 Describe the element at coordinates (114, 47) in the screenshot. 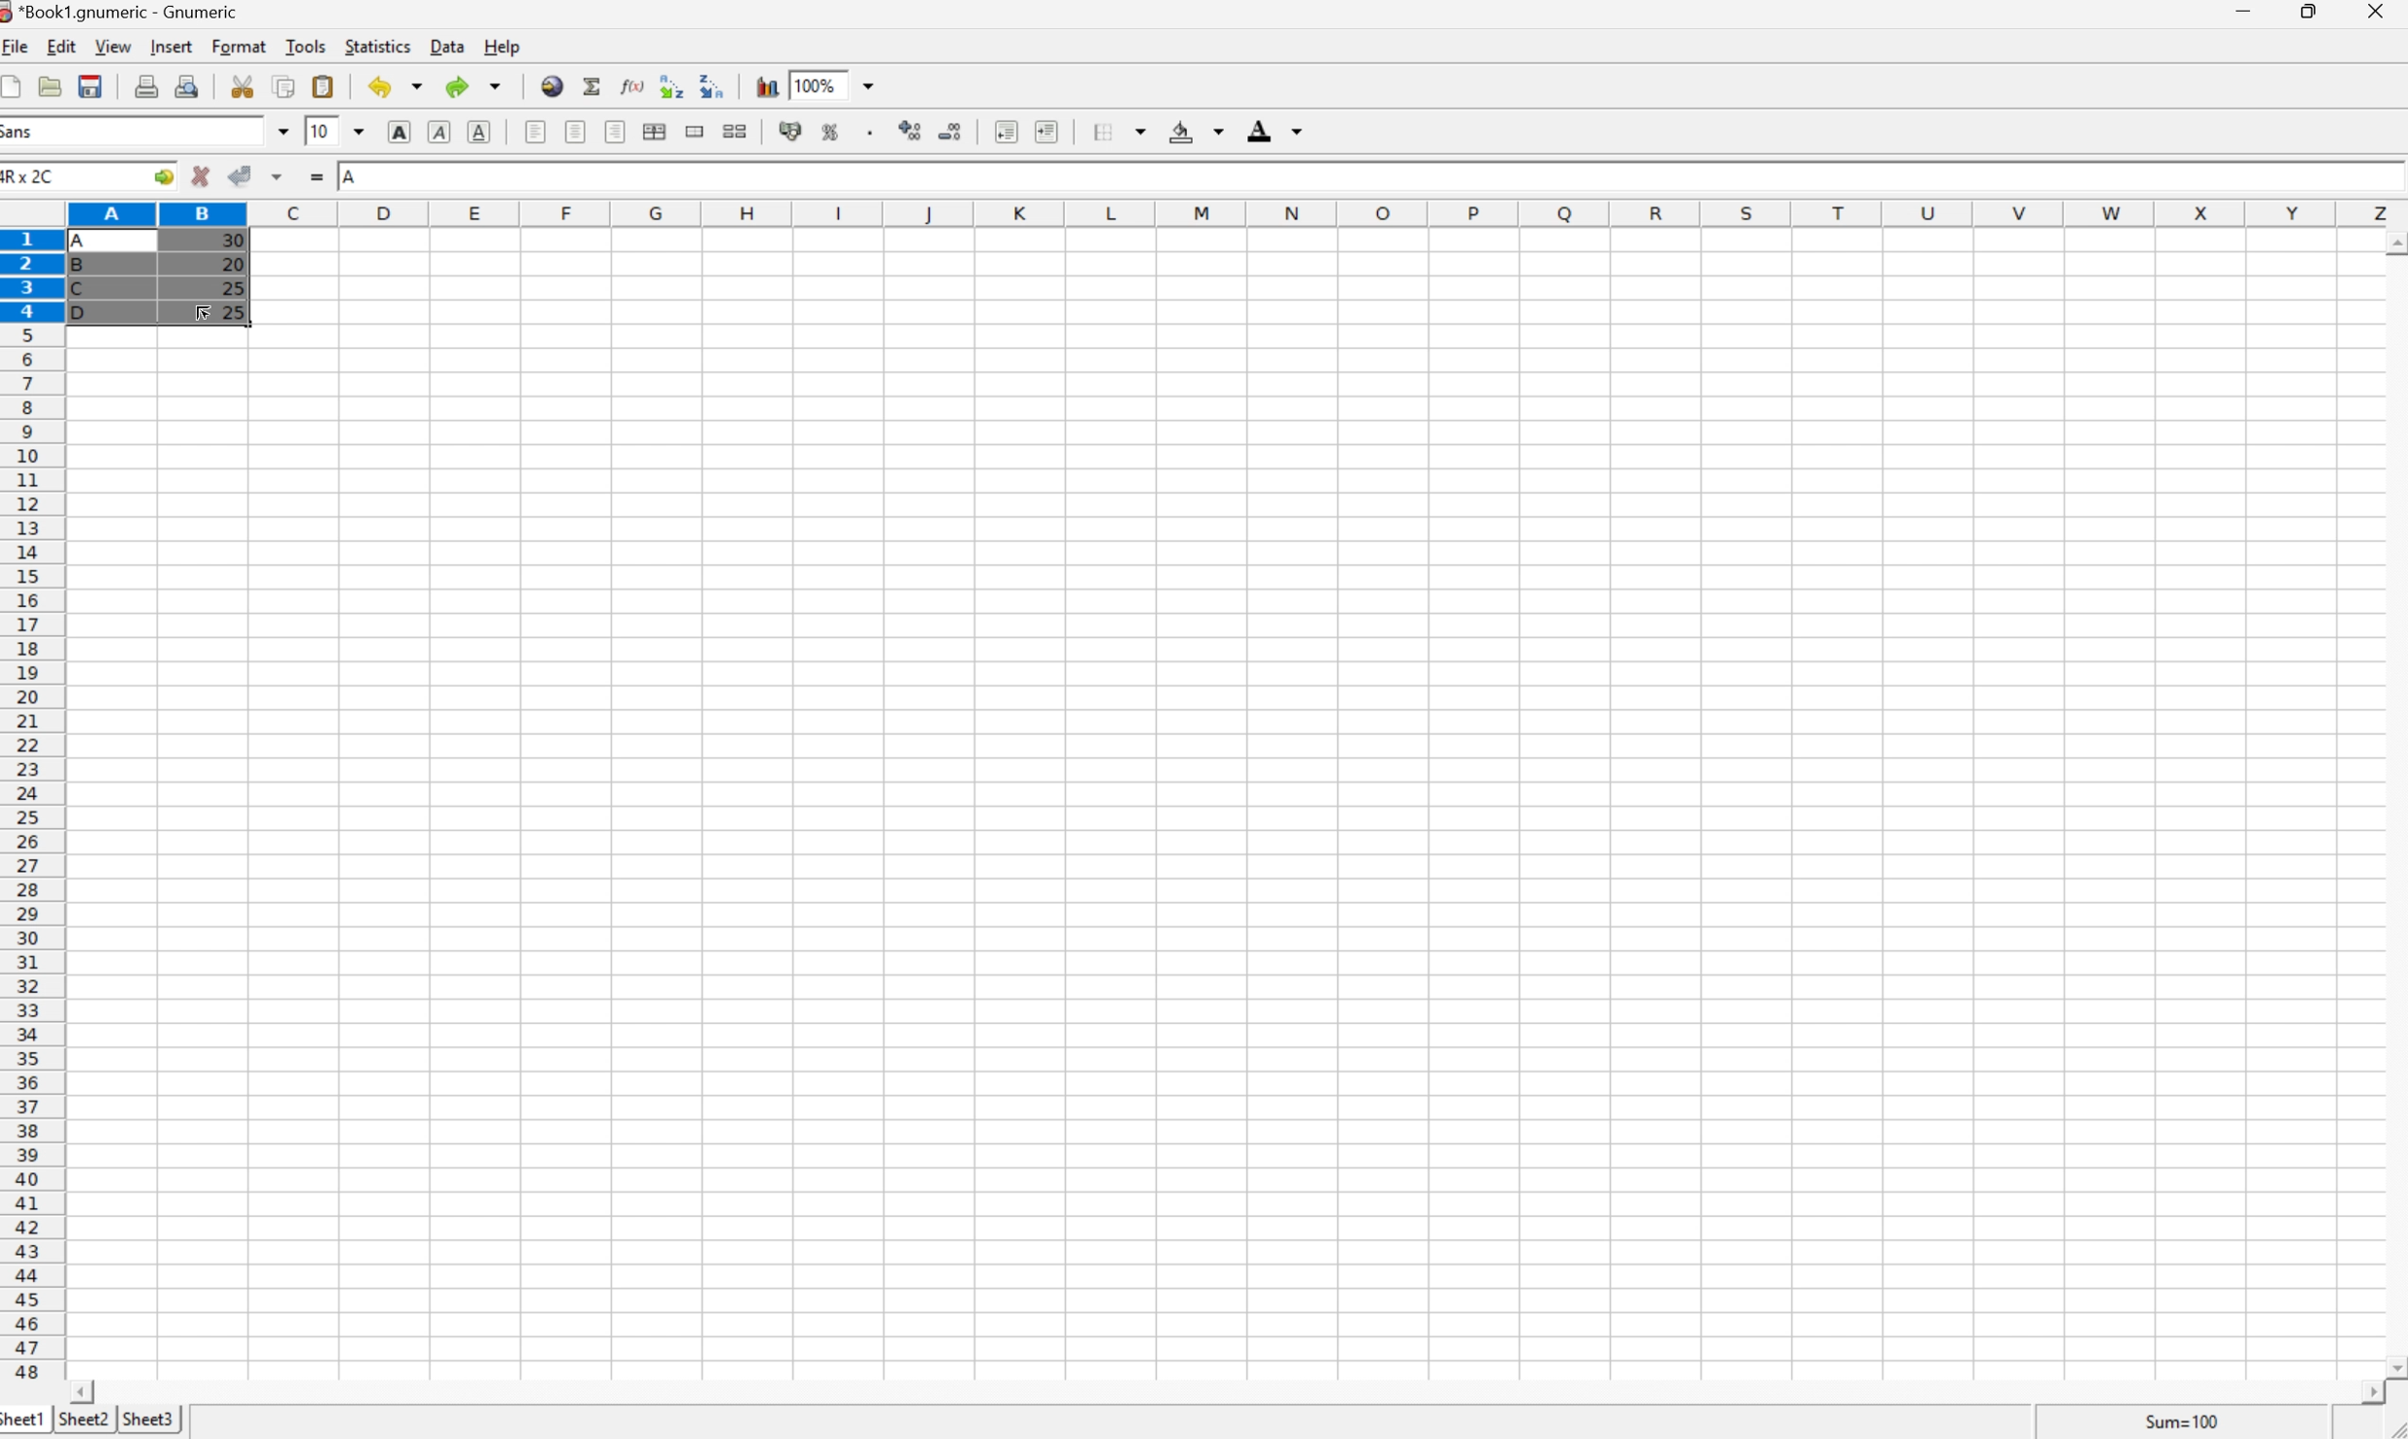

I see `View` at that location.